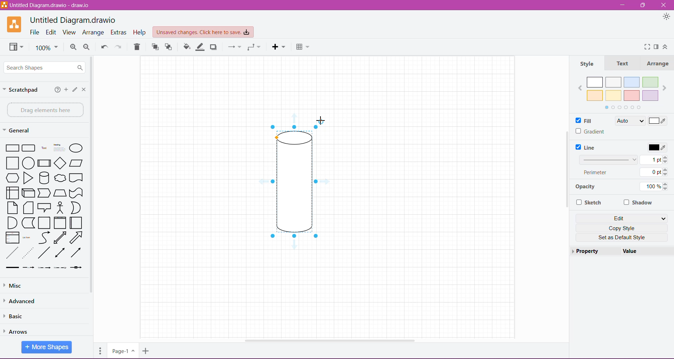 This screenshot has width=674, height=359. Describe the element at coordinates (15, 48) in the screenshot. I see `View` at that location.